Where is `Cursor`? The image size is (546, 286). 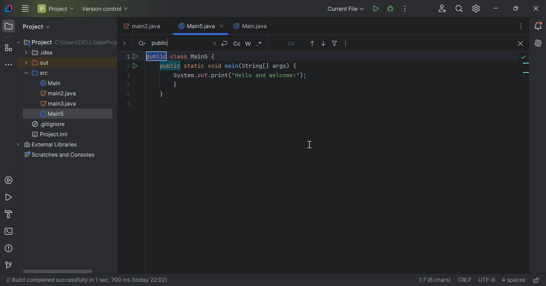
Cursor is located at coordinates (310, 145).